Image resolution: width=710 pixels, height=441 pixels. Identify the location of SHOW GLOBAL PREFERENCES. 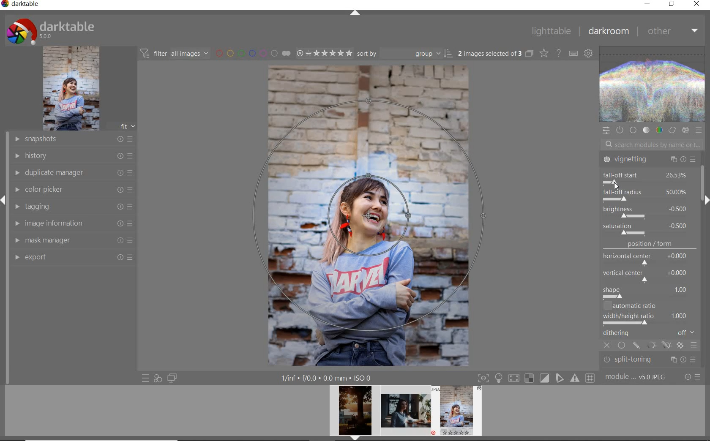
(587, 53).